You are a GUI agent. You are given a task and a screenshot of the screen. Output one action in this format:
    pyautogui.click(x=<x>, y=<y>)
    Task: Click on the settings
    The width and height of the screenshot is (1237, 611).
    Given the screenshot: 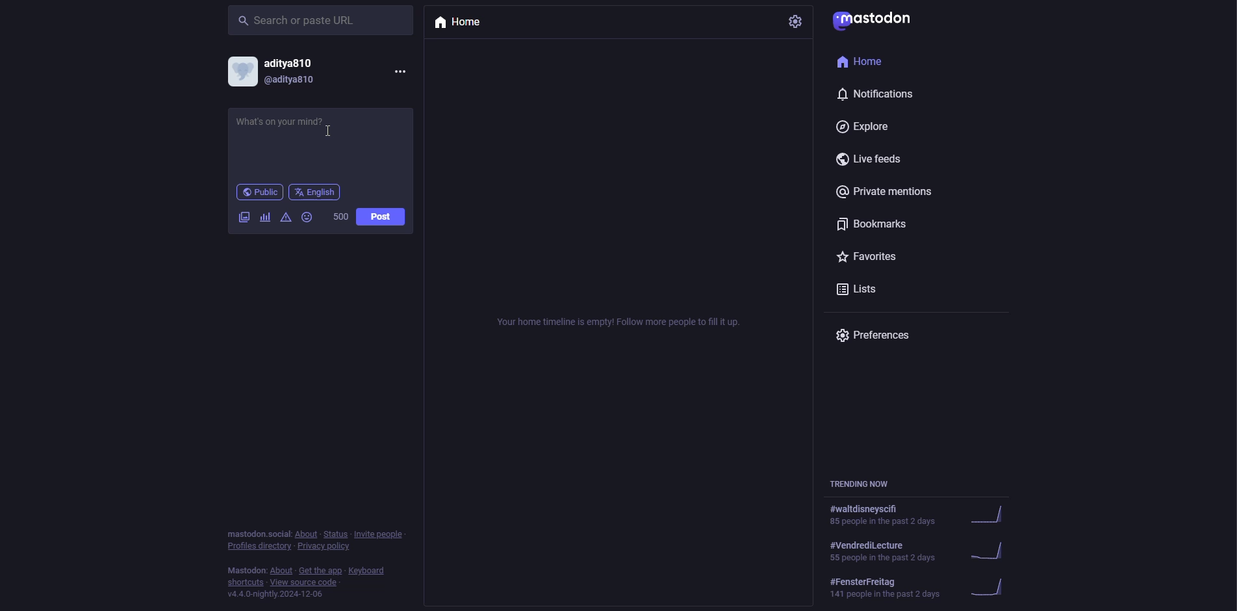 What is the action you would take?
    pyautogui.click(x=797, y=23)
    